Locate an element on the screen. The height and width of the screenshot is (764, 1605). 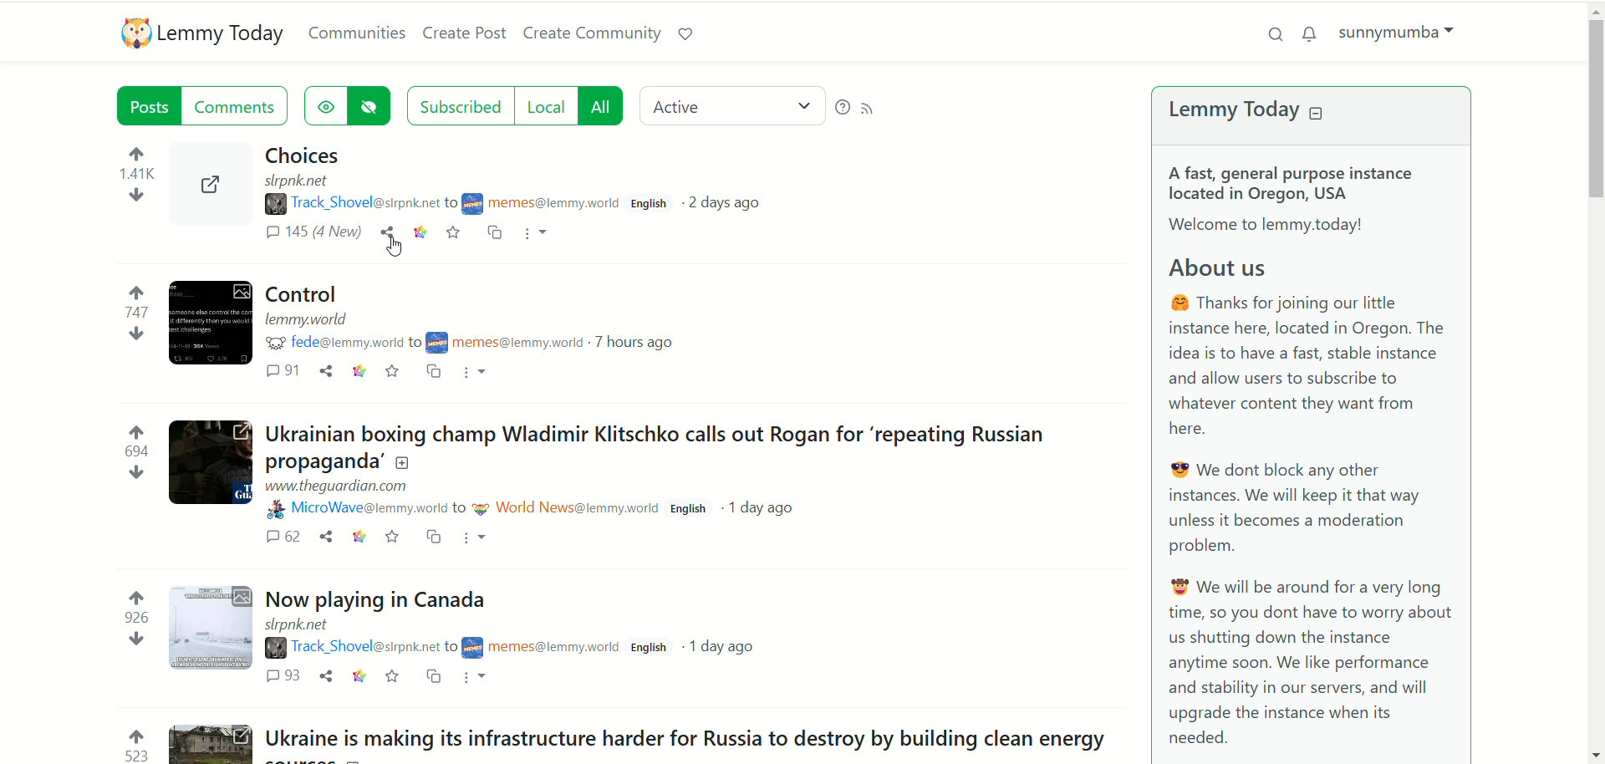
vertical scroll bar is located at coordinates (1592, 379).